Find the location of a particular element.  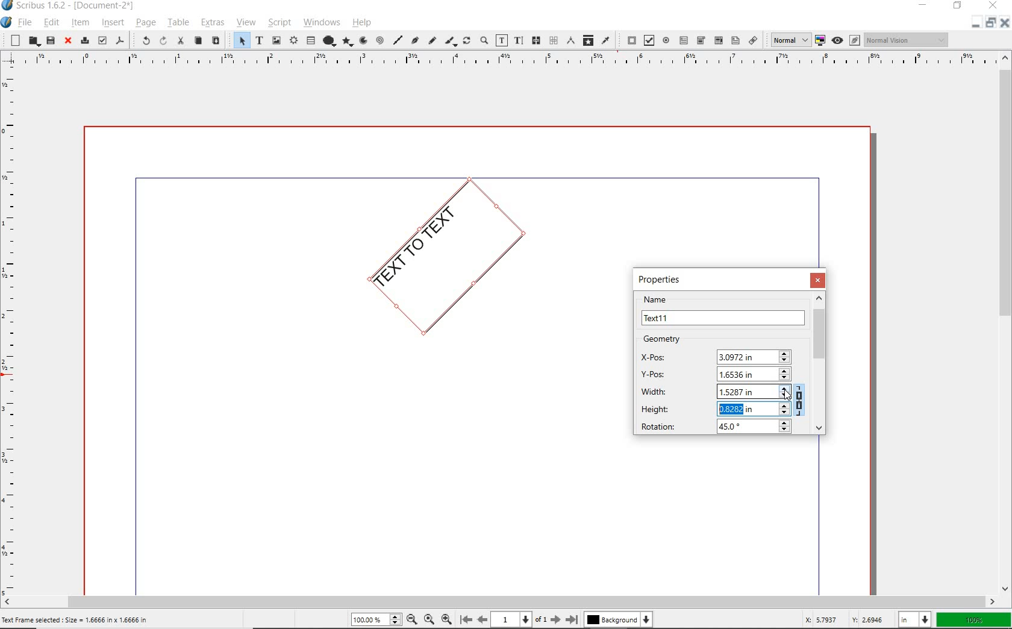

measurements is located at coordinates (571, 42).